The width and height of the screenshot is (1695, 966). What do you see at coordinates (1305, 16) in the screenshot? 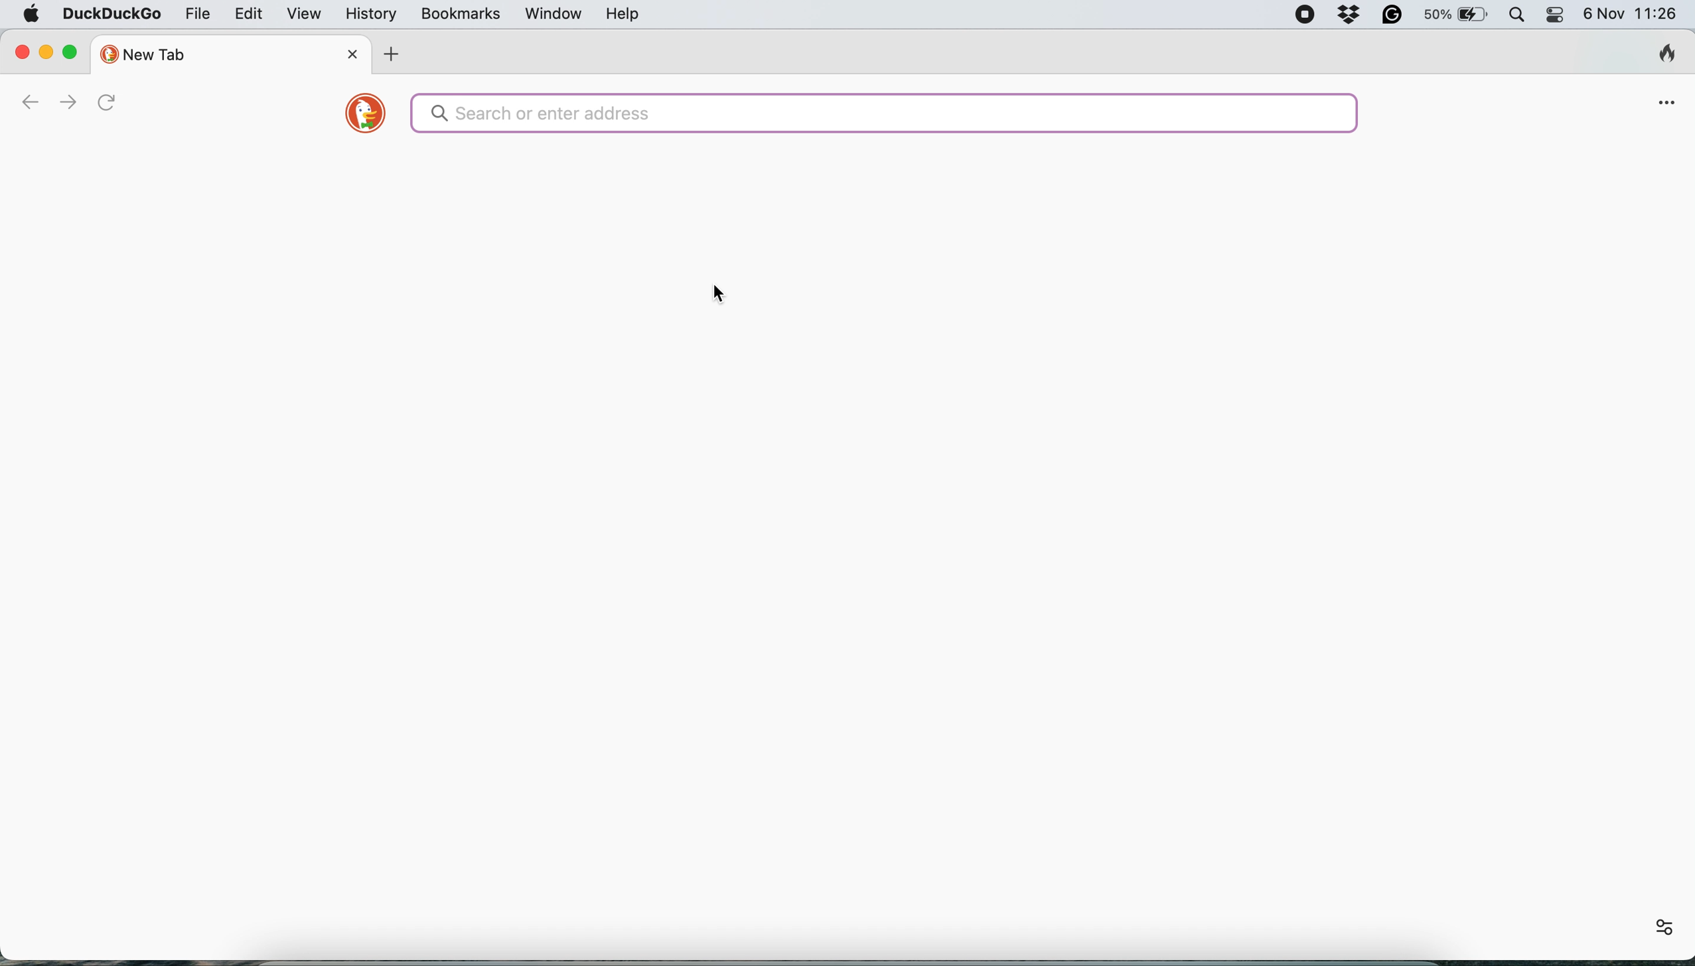
I see `screen recorder` at bounding box center [1305, 16].